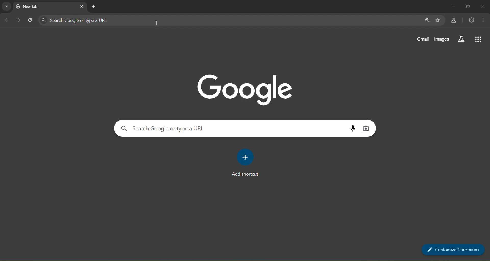  I want to click on go forward one page, so click(19, 20).